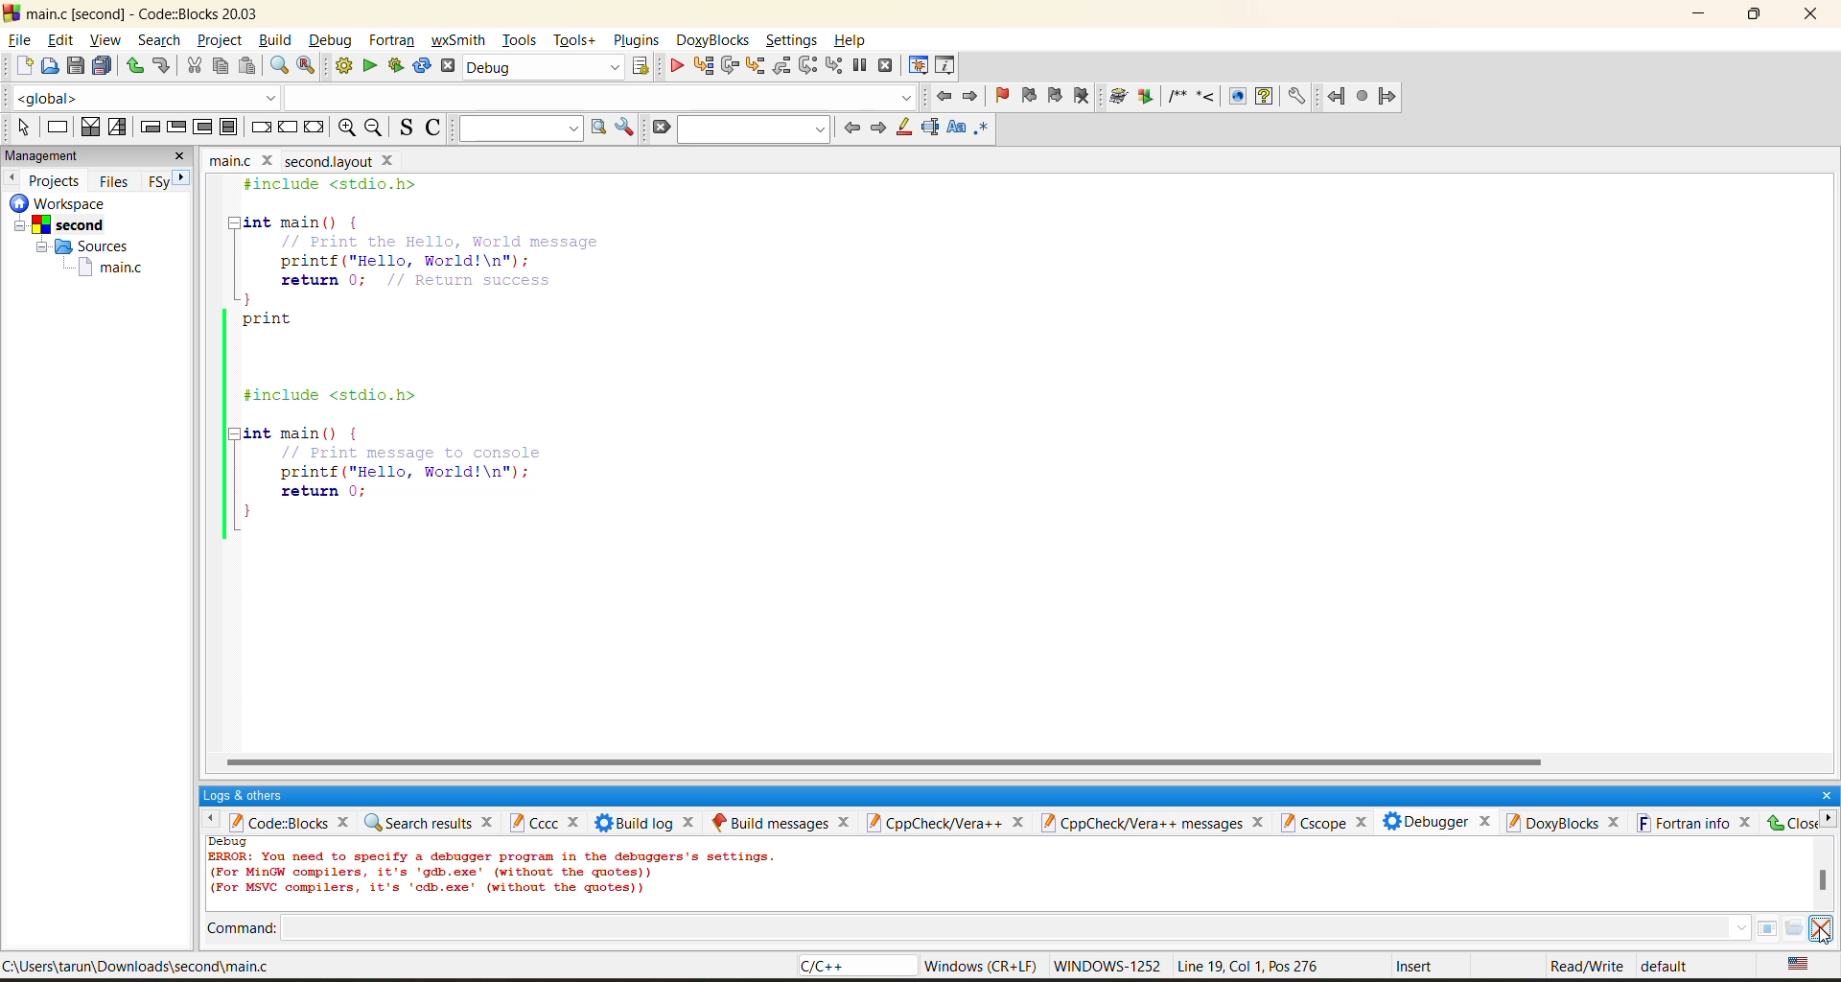 Image resolution: width=1841 pixels, height=982 pixels. Describe the element at coordinates (257, 128) in the screenshot. I see `break instruction` at that location.